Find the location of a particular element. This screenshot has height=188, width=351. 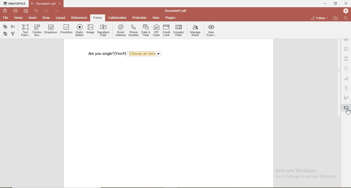

shape is located at coordinates (347, 69).